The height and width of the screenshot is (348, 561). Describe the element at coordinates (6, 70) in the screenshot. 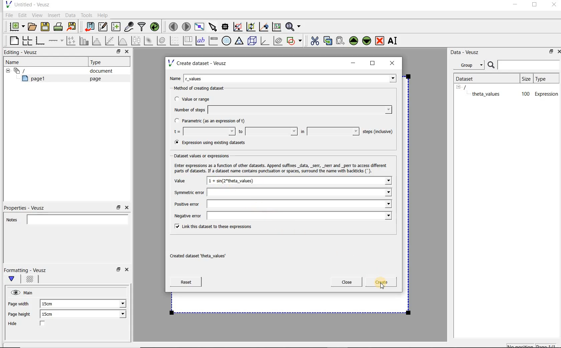

I see `hide sub menu` at that location.